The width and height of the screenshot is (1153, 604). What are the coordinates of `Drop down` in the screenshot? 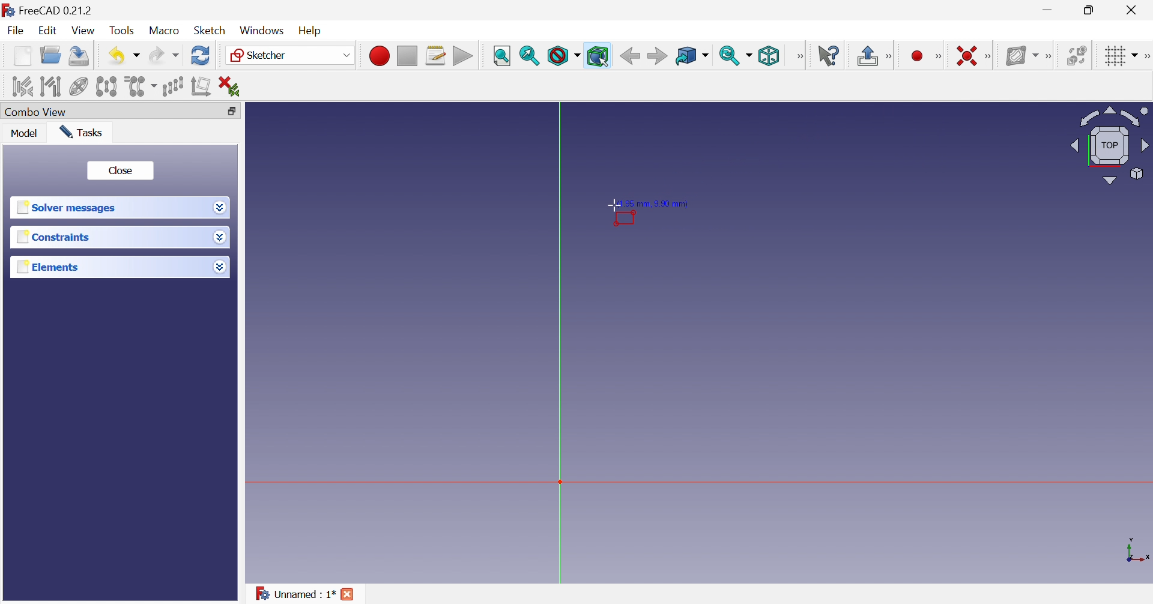 It's located at (222, 208).